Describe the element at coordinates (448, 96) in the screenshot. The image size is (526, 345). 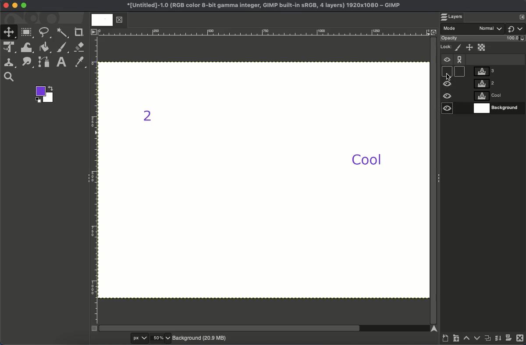
I see `Visible` at that location.